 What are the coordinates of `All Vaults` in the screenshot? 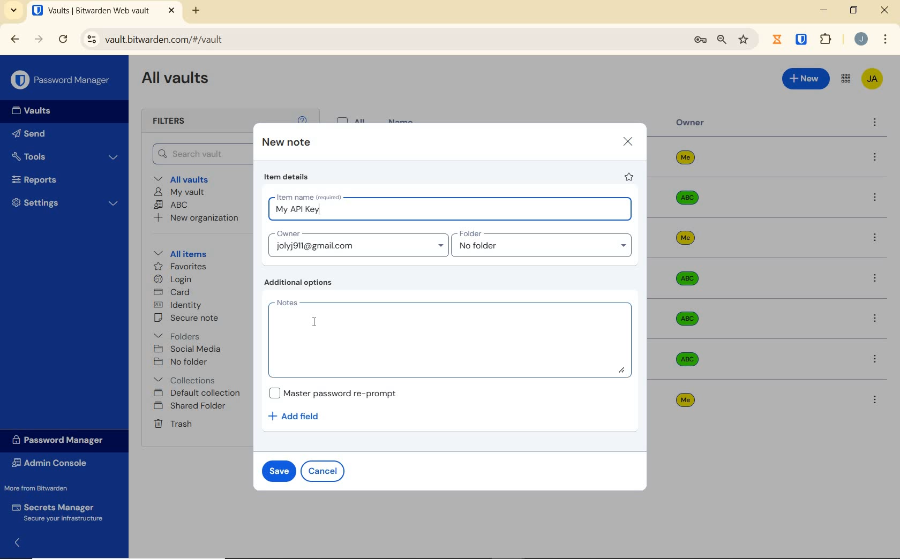 It's located at (180, 81).